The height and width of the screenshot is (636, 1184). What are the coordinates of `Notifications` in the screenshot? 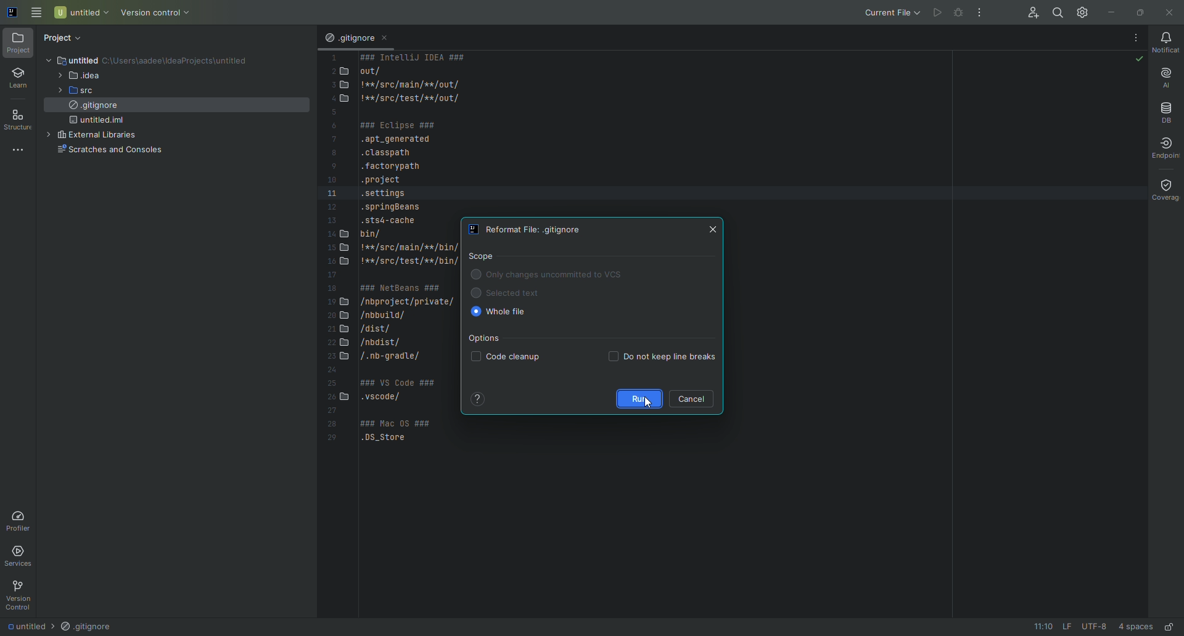 It's located at (1169, 43).